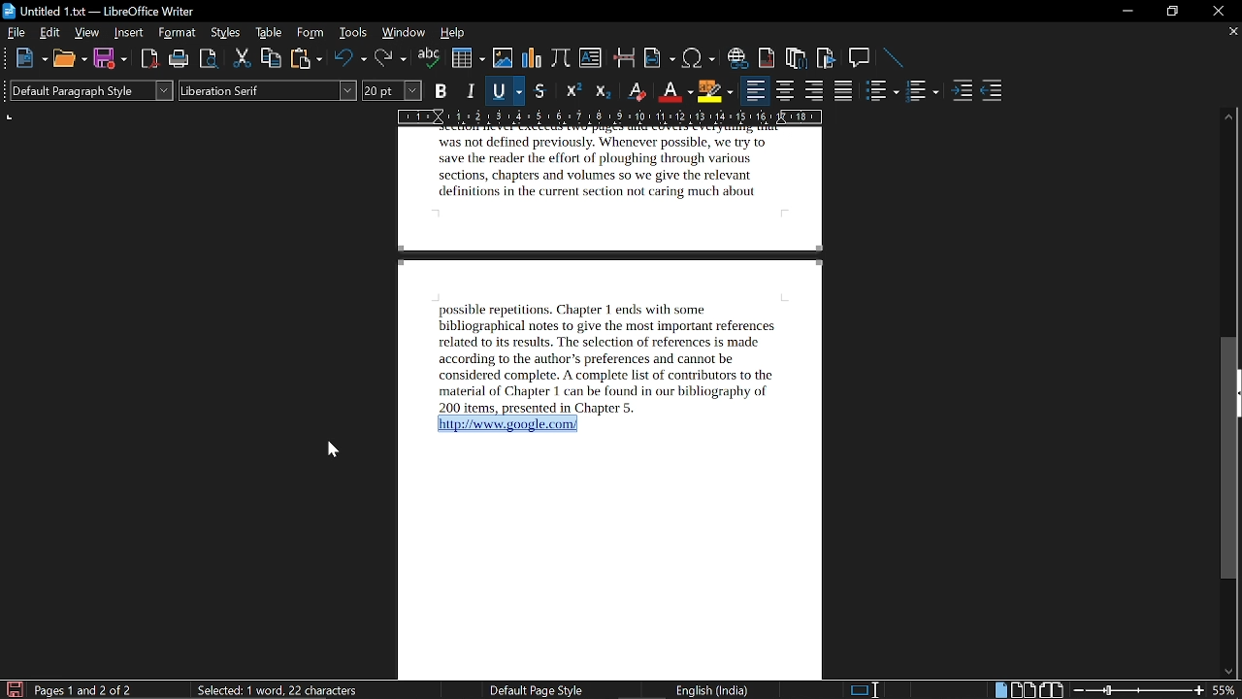 The width and height of the screenshot is (1242, 699). Describe the element at coordinates (529, 690) in the screenshot. I see `page style` at that location.